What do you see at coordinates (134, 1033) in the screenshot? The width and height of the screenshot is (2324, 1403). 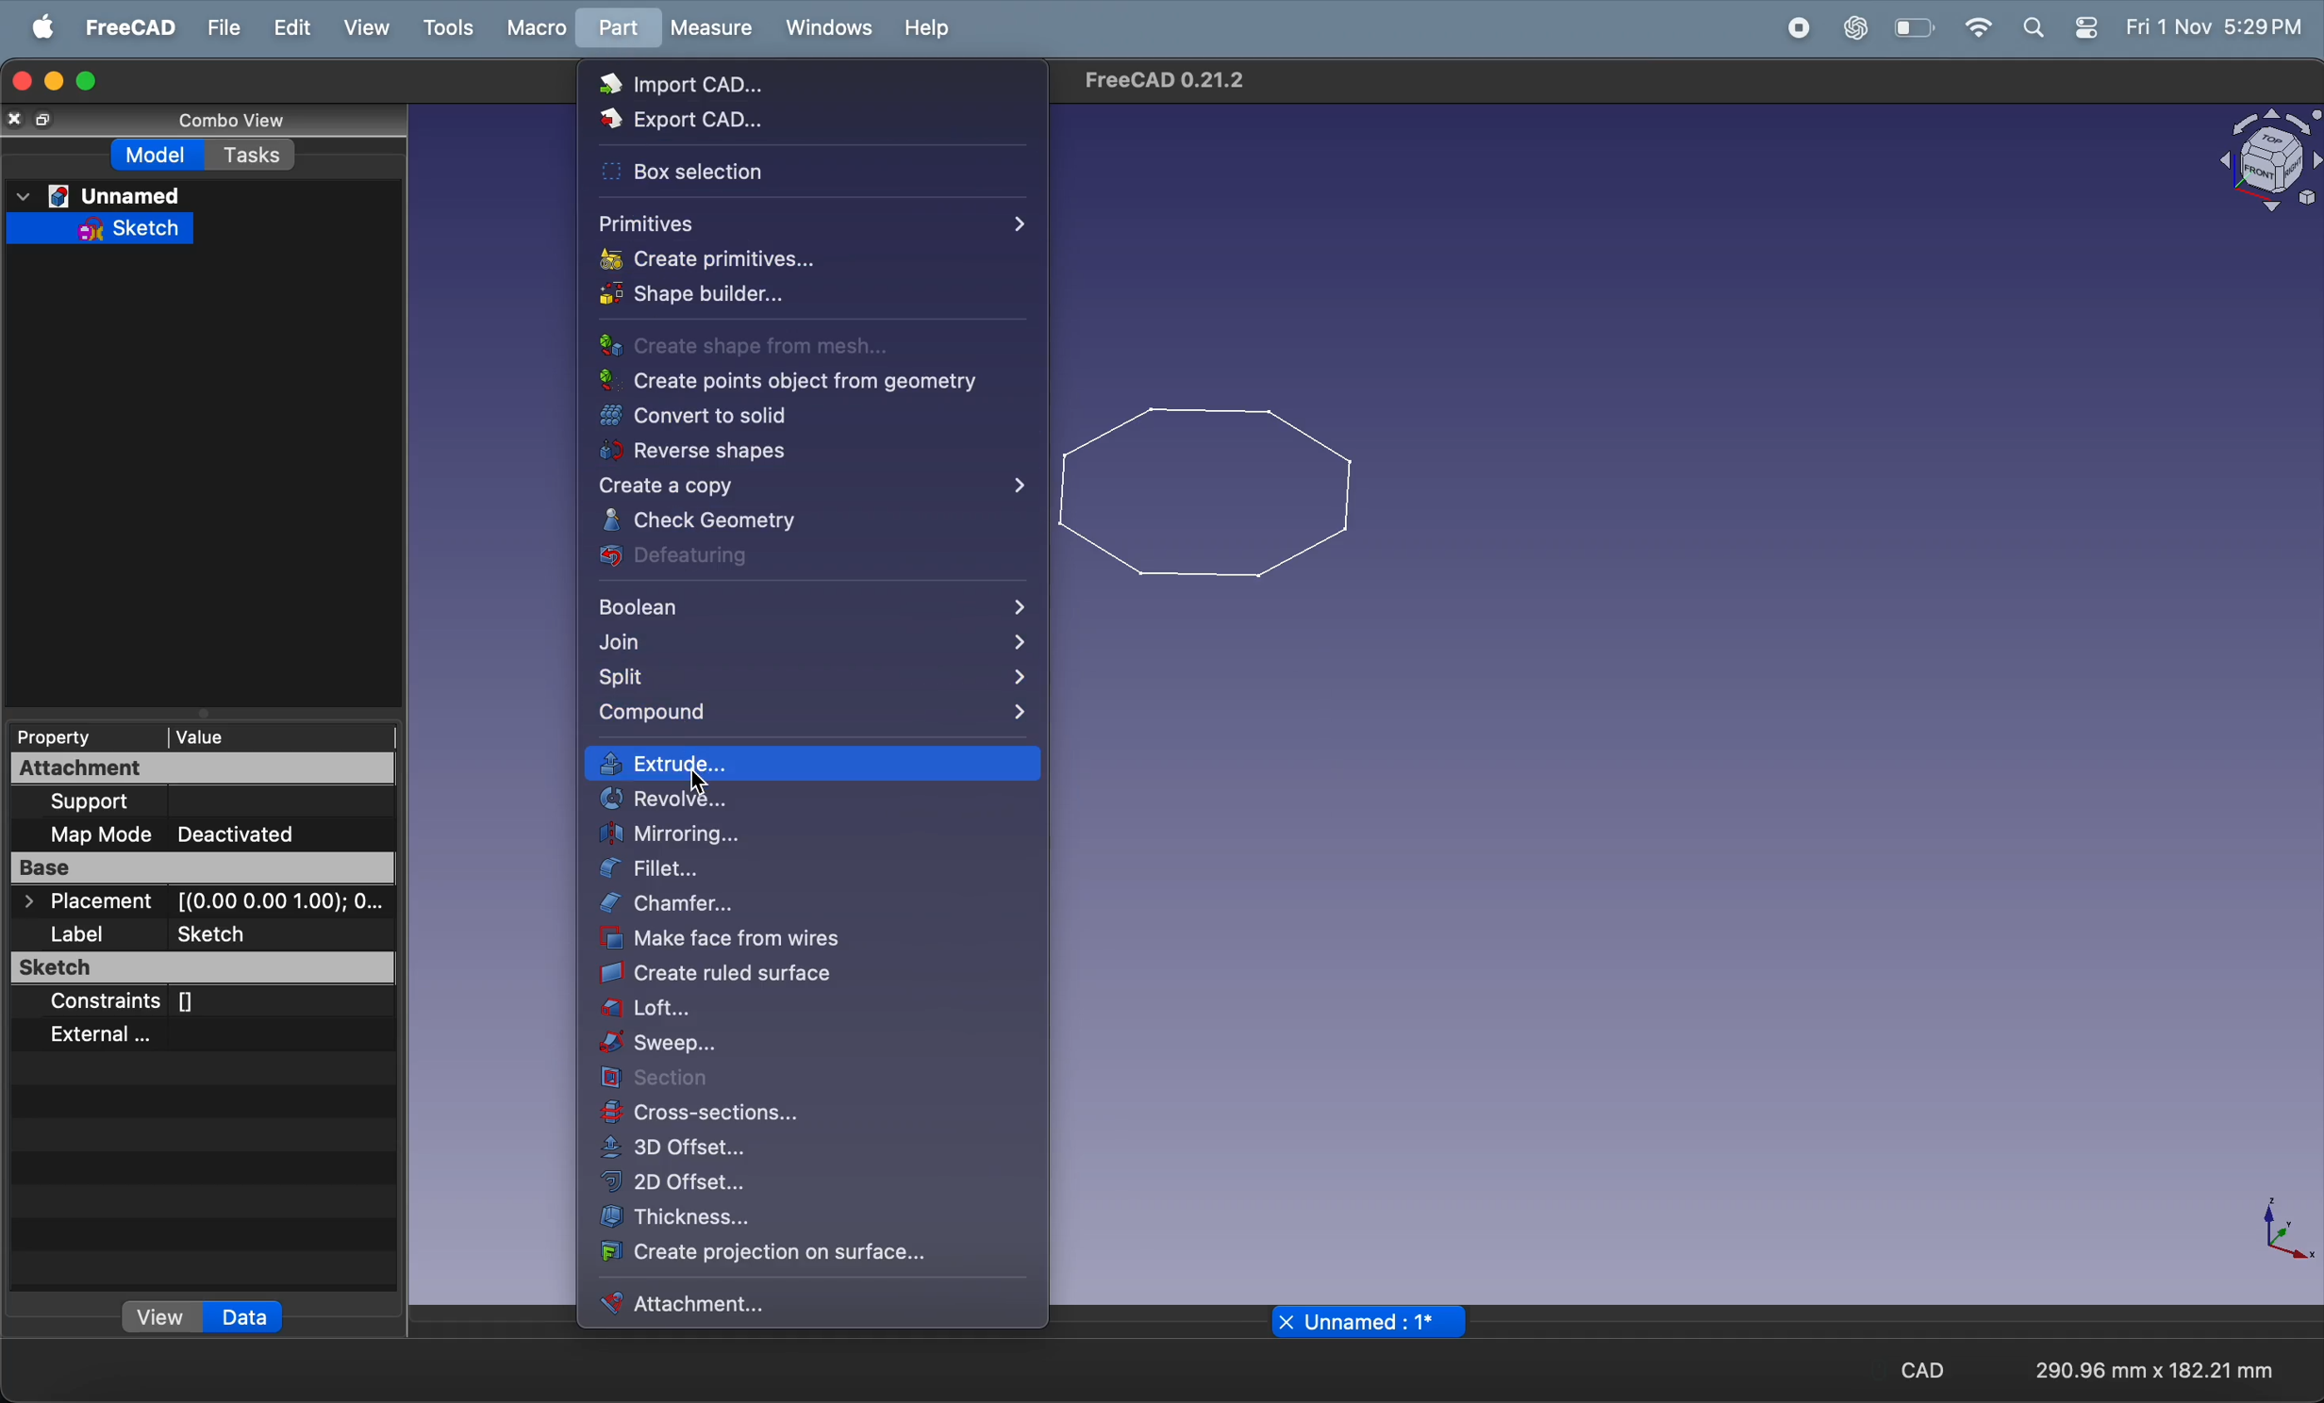 I see `external` at bounding box center [134, 1033].